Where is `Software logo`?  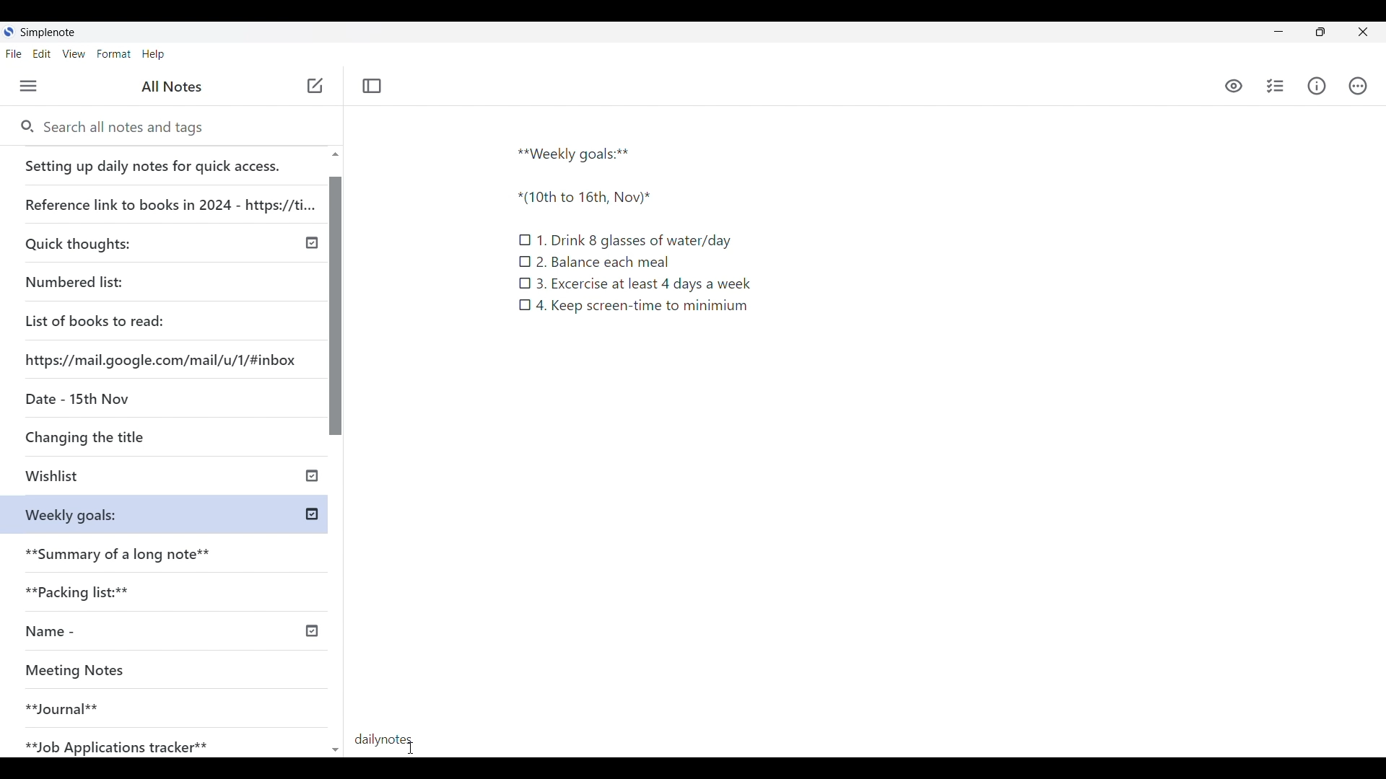 Software logo is located at coordinates (9, 32).